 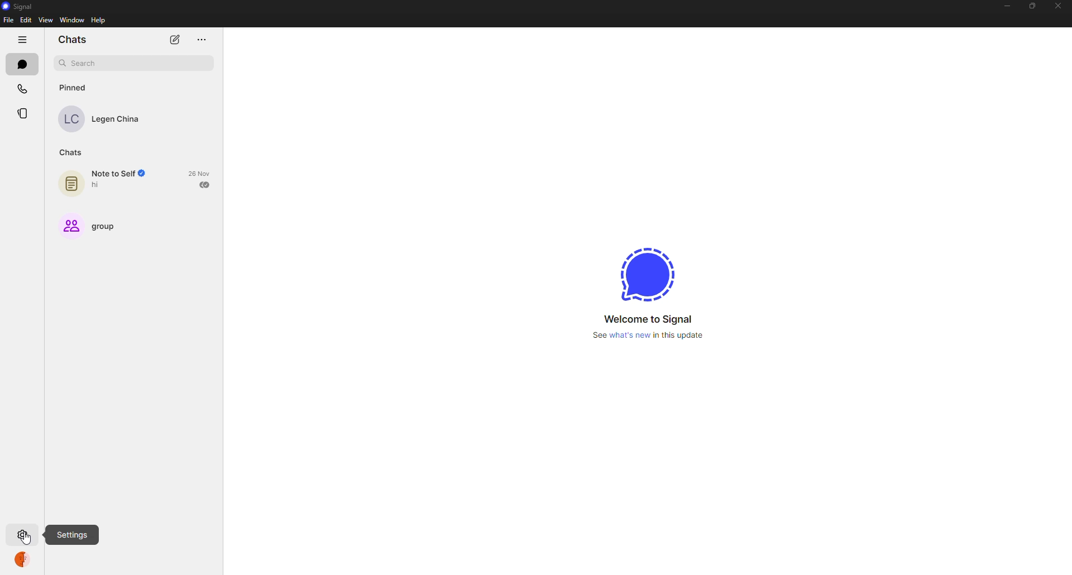 What do you see at coordinates (28, 538) in the screenshot?
I see `cursor` at bounding box center [28, 538].